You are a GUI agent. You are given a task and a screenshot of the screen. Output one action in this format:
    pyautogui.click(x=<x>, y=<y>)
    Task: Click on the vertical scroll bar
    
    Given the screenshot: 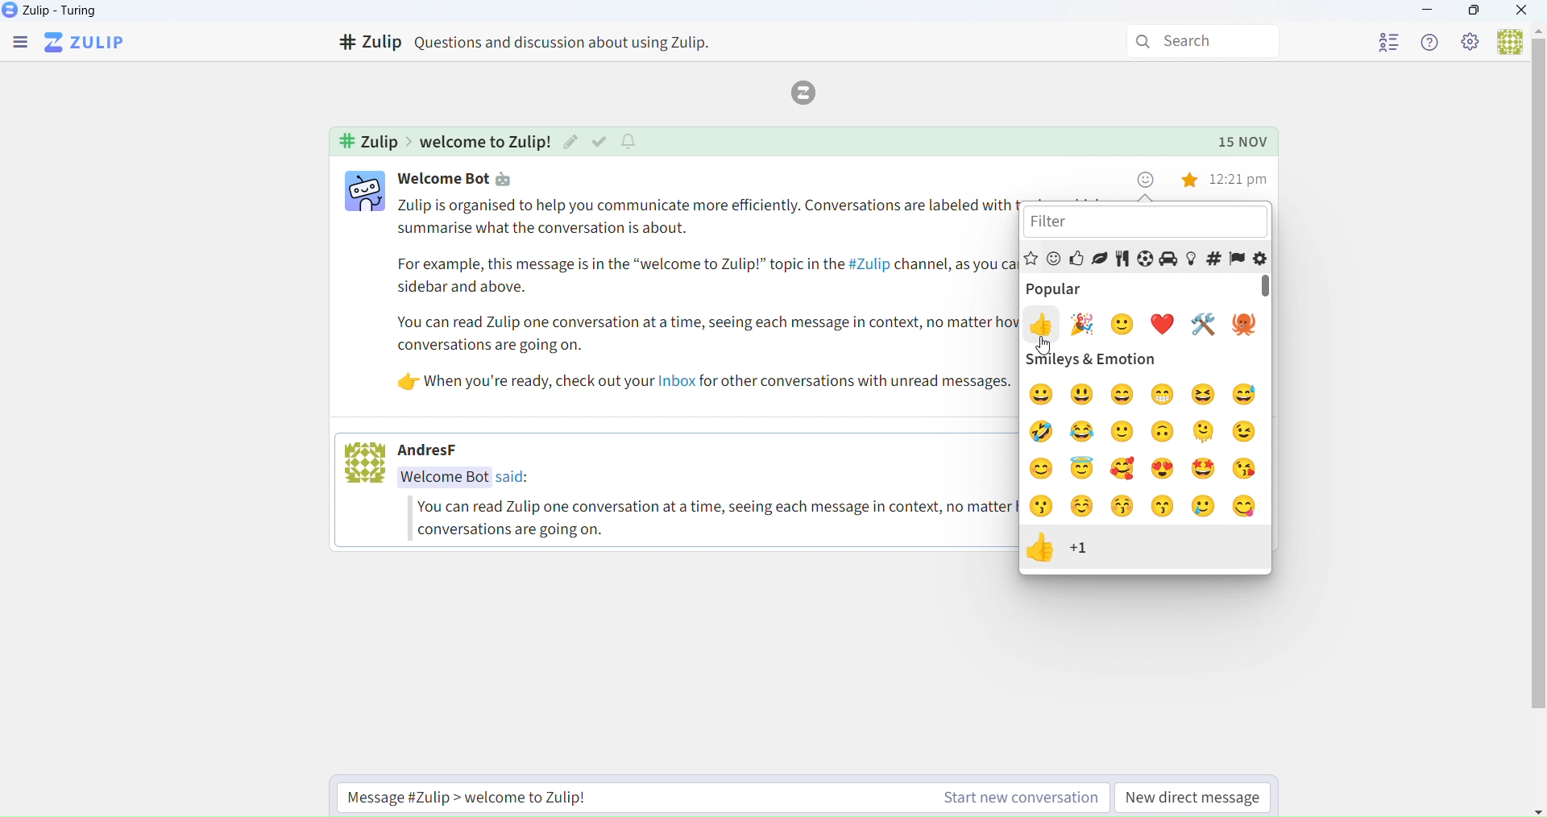 What is the action you would take?
    pyautogui.click(x=1537, y=379)
    